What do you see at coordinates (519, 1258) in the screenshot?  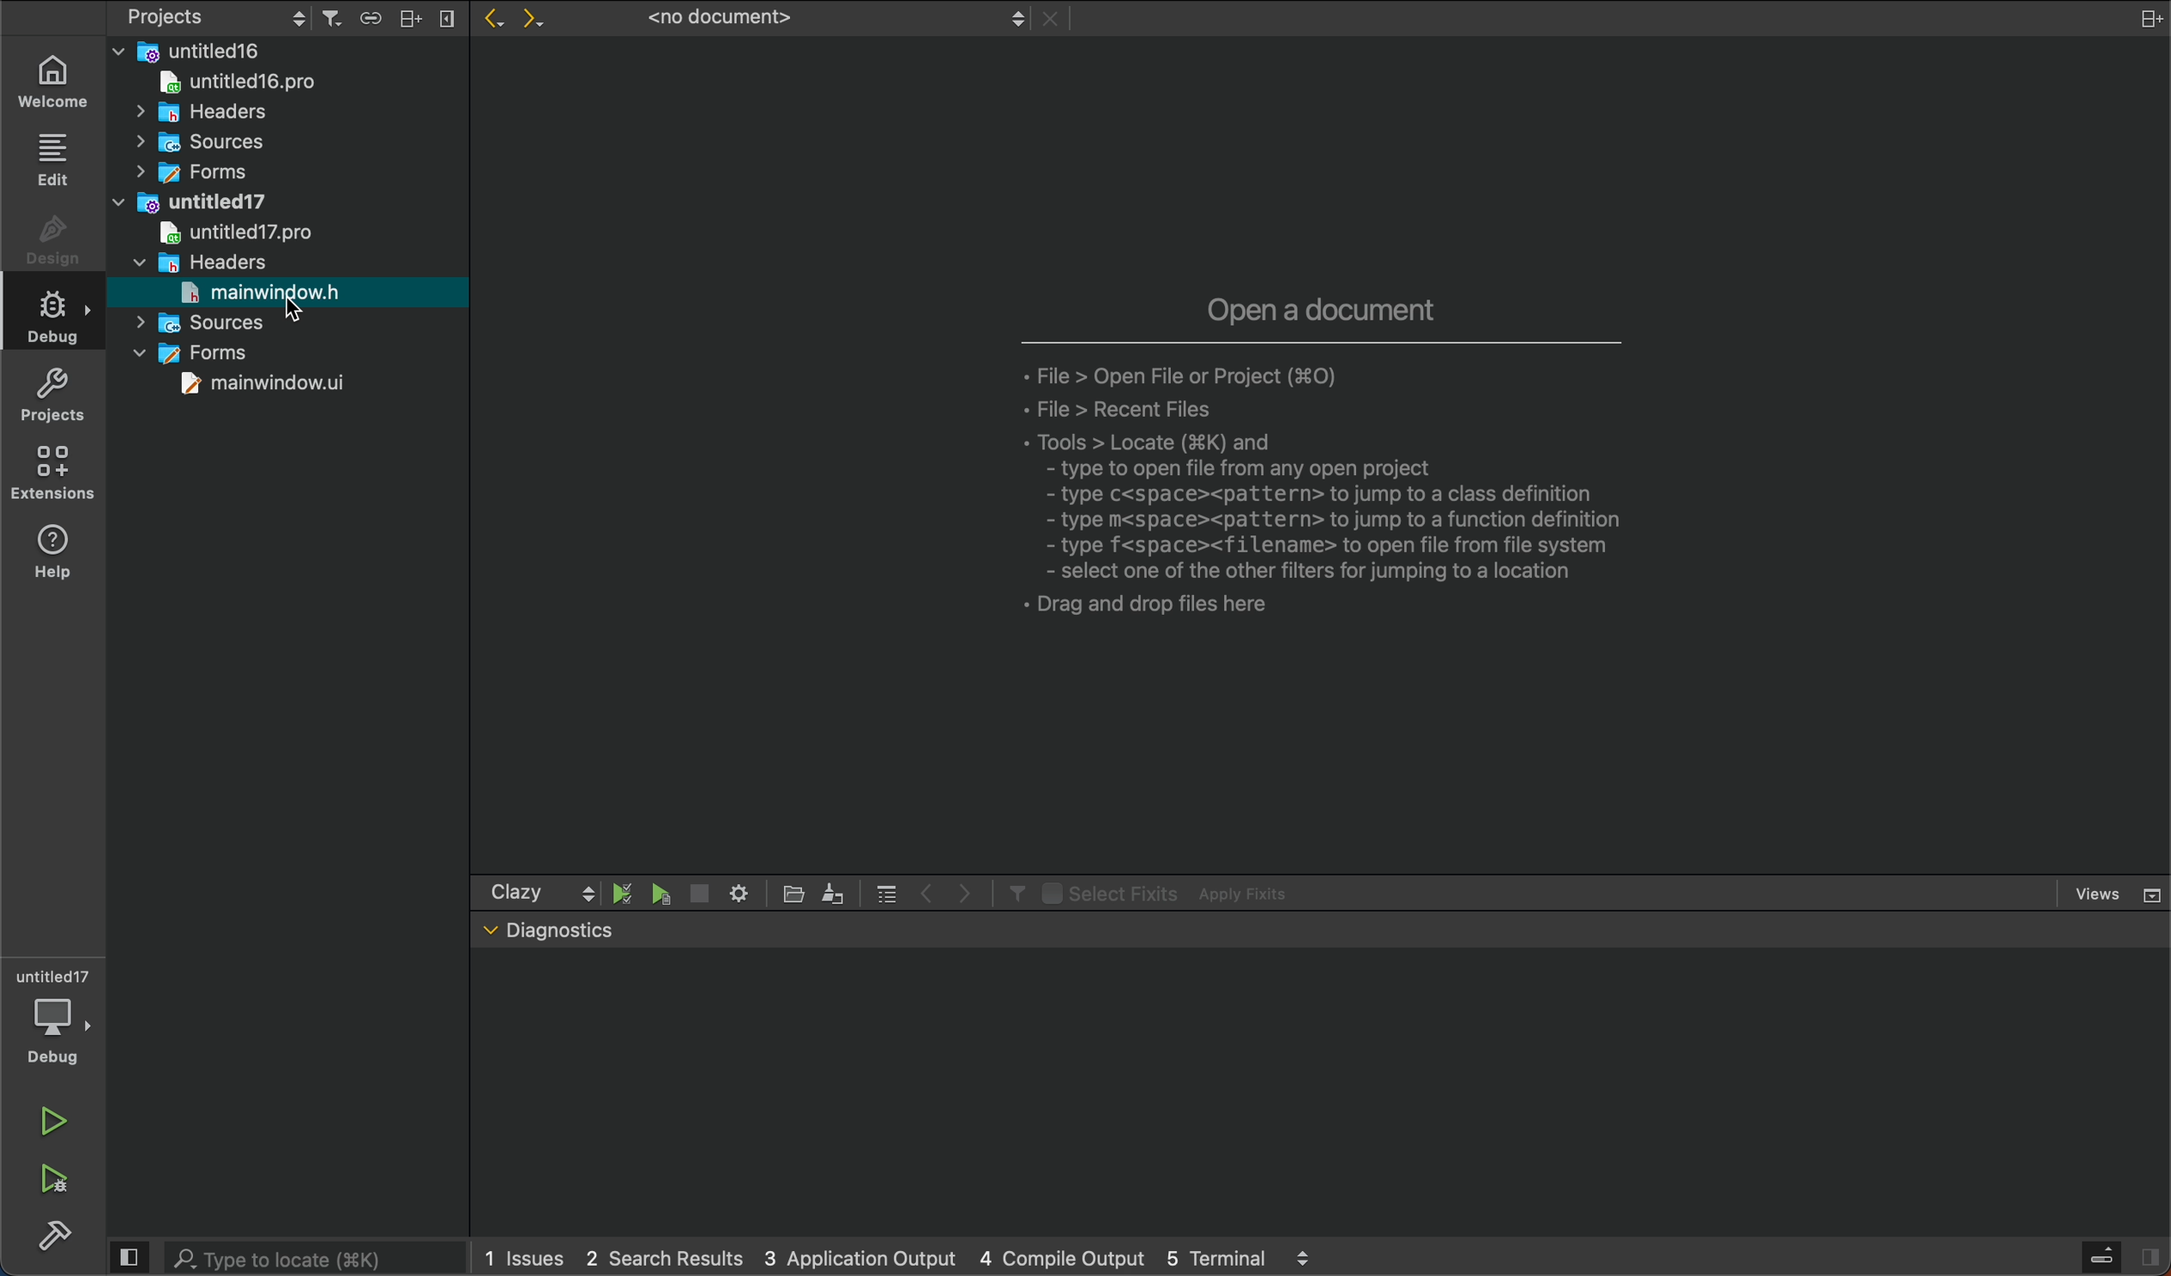 I see `1 Issues` at bounding box center [519, 1258].